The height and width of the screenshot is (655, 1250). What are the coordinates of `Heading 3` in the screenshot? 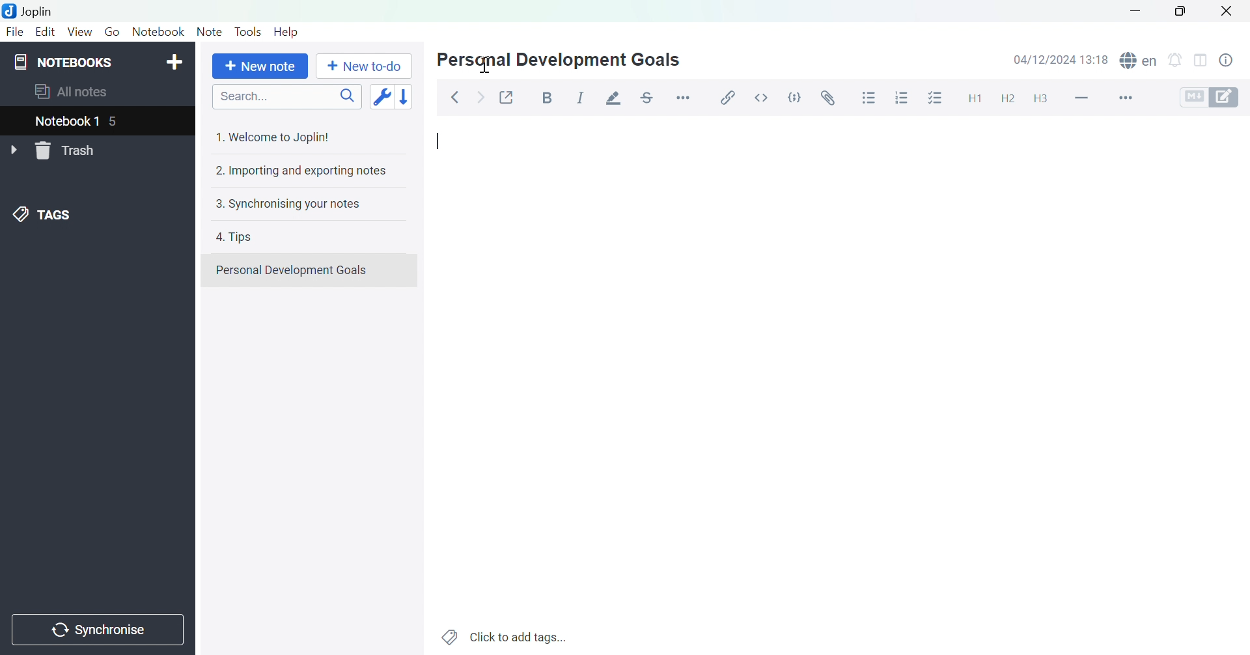 It's located at (1040, 99).